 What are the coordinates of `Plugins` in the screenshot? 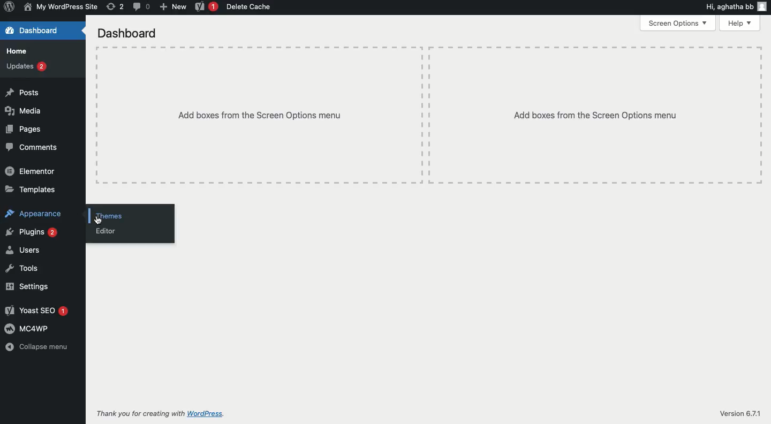 It's located at (33, 233).